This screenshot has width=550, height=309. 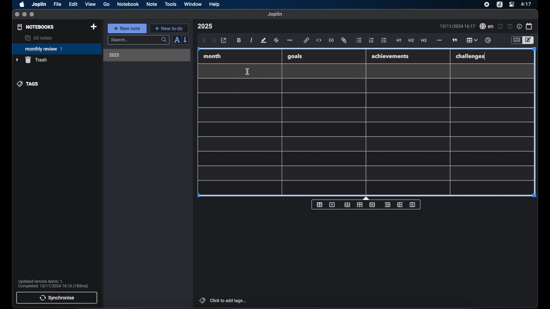 I want to click on toggle editor layout, so click(x=510, y=26).